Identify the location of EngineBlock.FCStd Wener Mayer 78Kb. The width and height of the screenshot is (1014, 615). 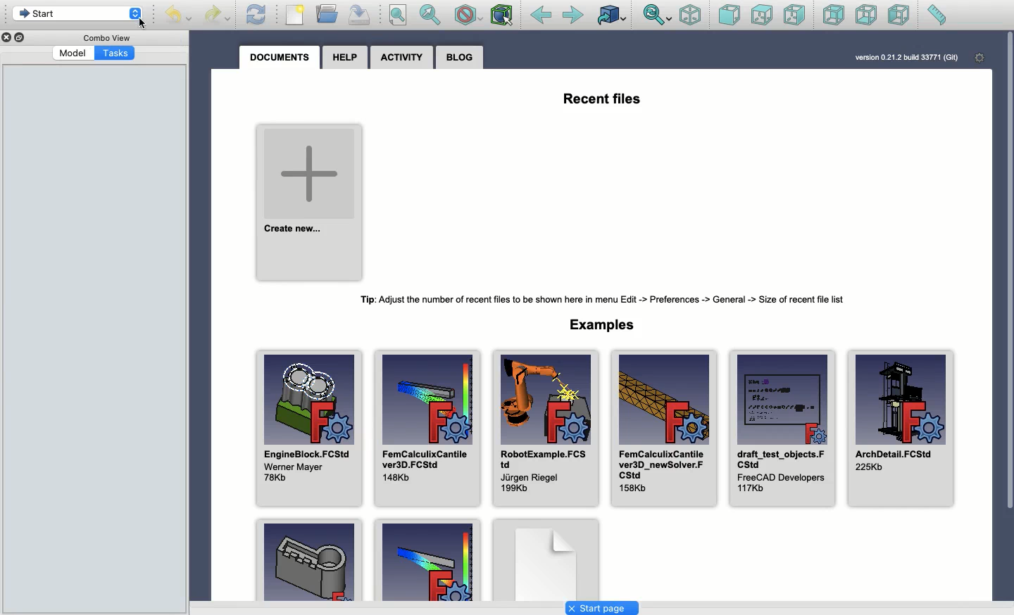
(308, 429).